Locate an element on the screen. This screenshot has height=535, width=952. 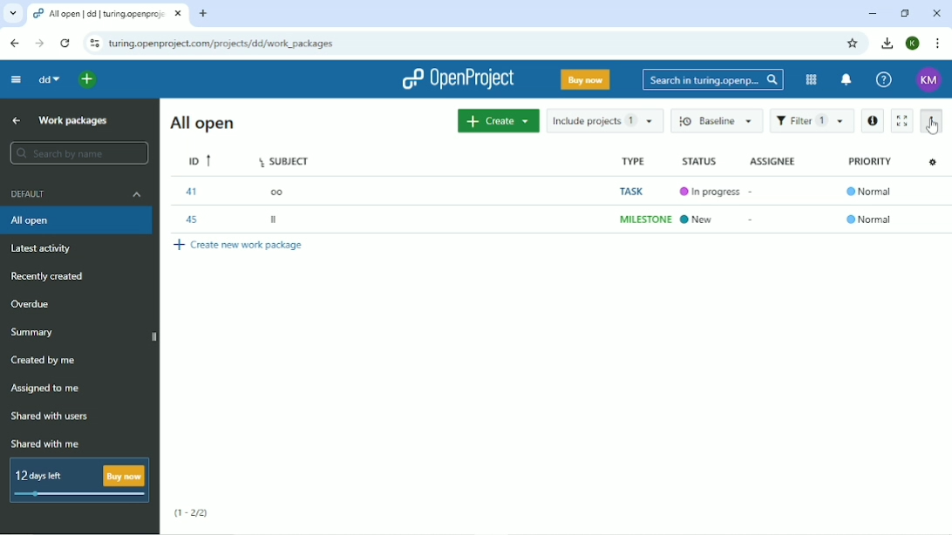
Created by me is located at coordinates (44, 361).